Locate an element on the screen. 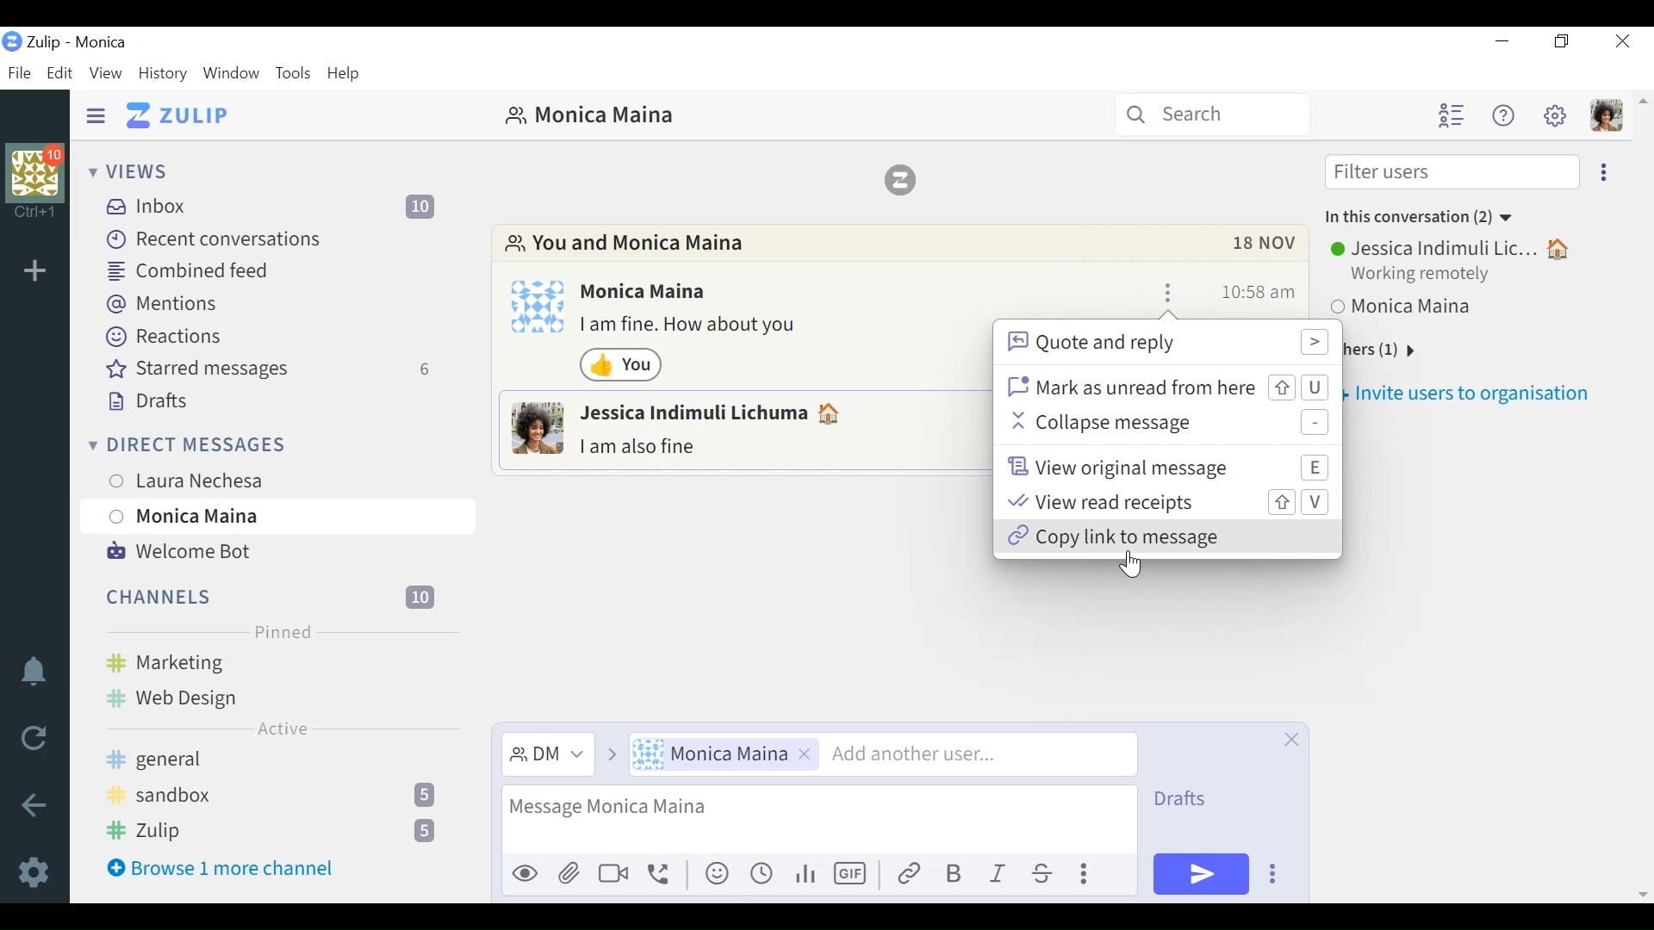 This screenshot has height=930, width=1654. Reload is located at coordinates (34, 739).